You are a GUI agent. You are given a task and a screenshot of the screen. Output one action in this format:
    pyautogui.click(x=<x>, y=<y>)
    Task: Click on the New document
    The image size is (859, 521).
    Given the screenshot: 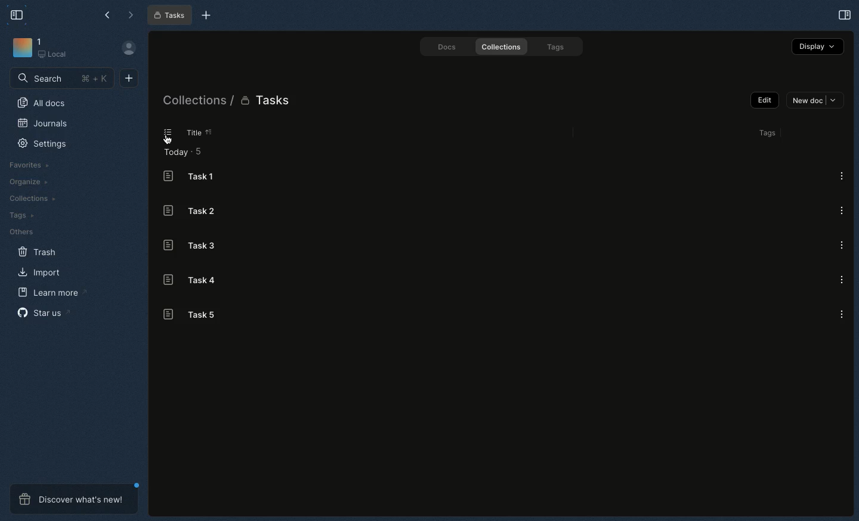 What is the action you would take?
    pyautogui.click(x=129, y=79)
    